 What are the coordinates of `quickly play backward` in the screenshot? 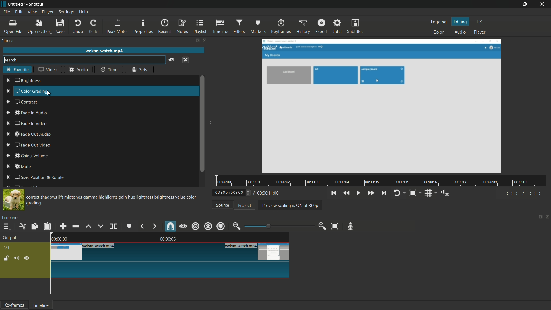 It's located at (346, 193).